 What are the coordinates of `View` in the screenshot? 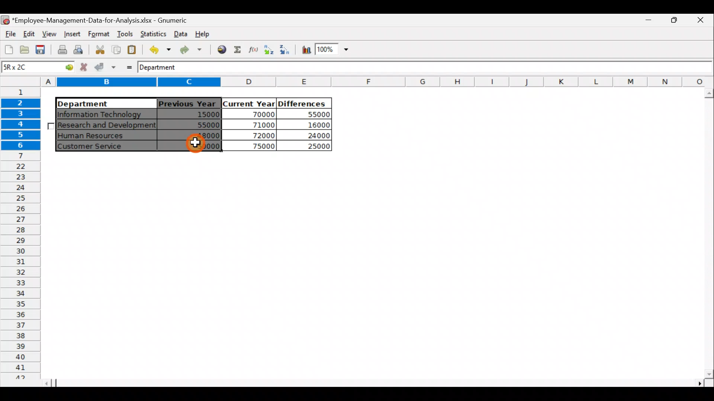 It's located at (51, 33).